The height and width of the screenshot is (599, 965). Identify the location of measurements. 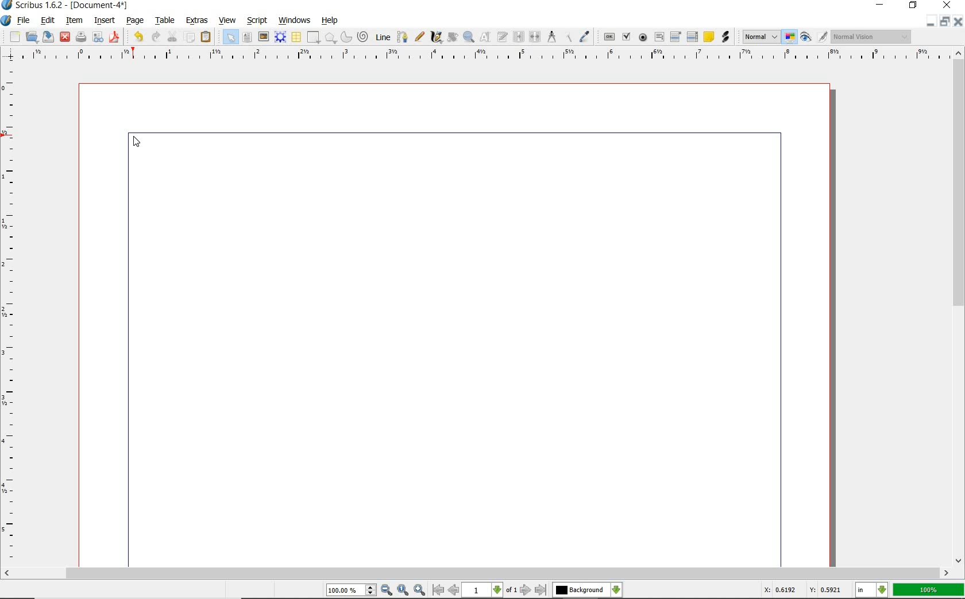
(551, 37).